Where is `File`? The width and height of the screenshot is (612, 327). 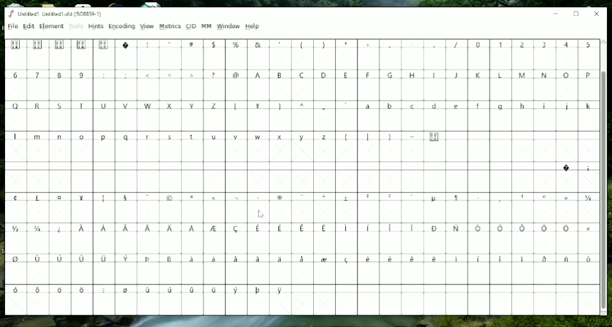
File is located at coordinates (12, 26).